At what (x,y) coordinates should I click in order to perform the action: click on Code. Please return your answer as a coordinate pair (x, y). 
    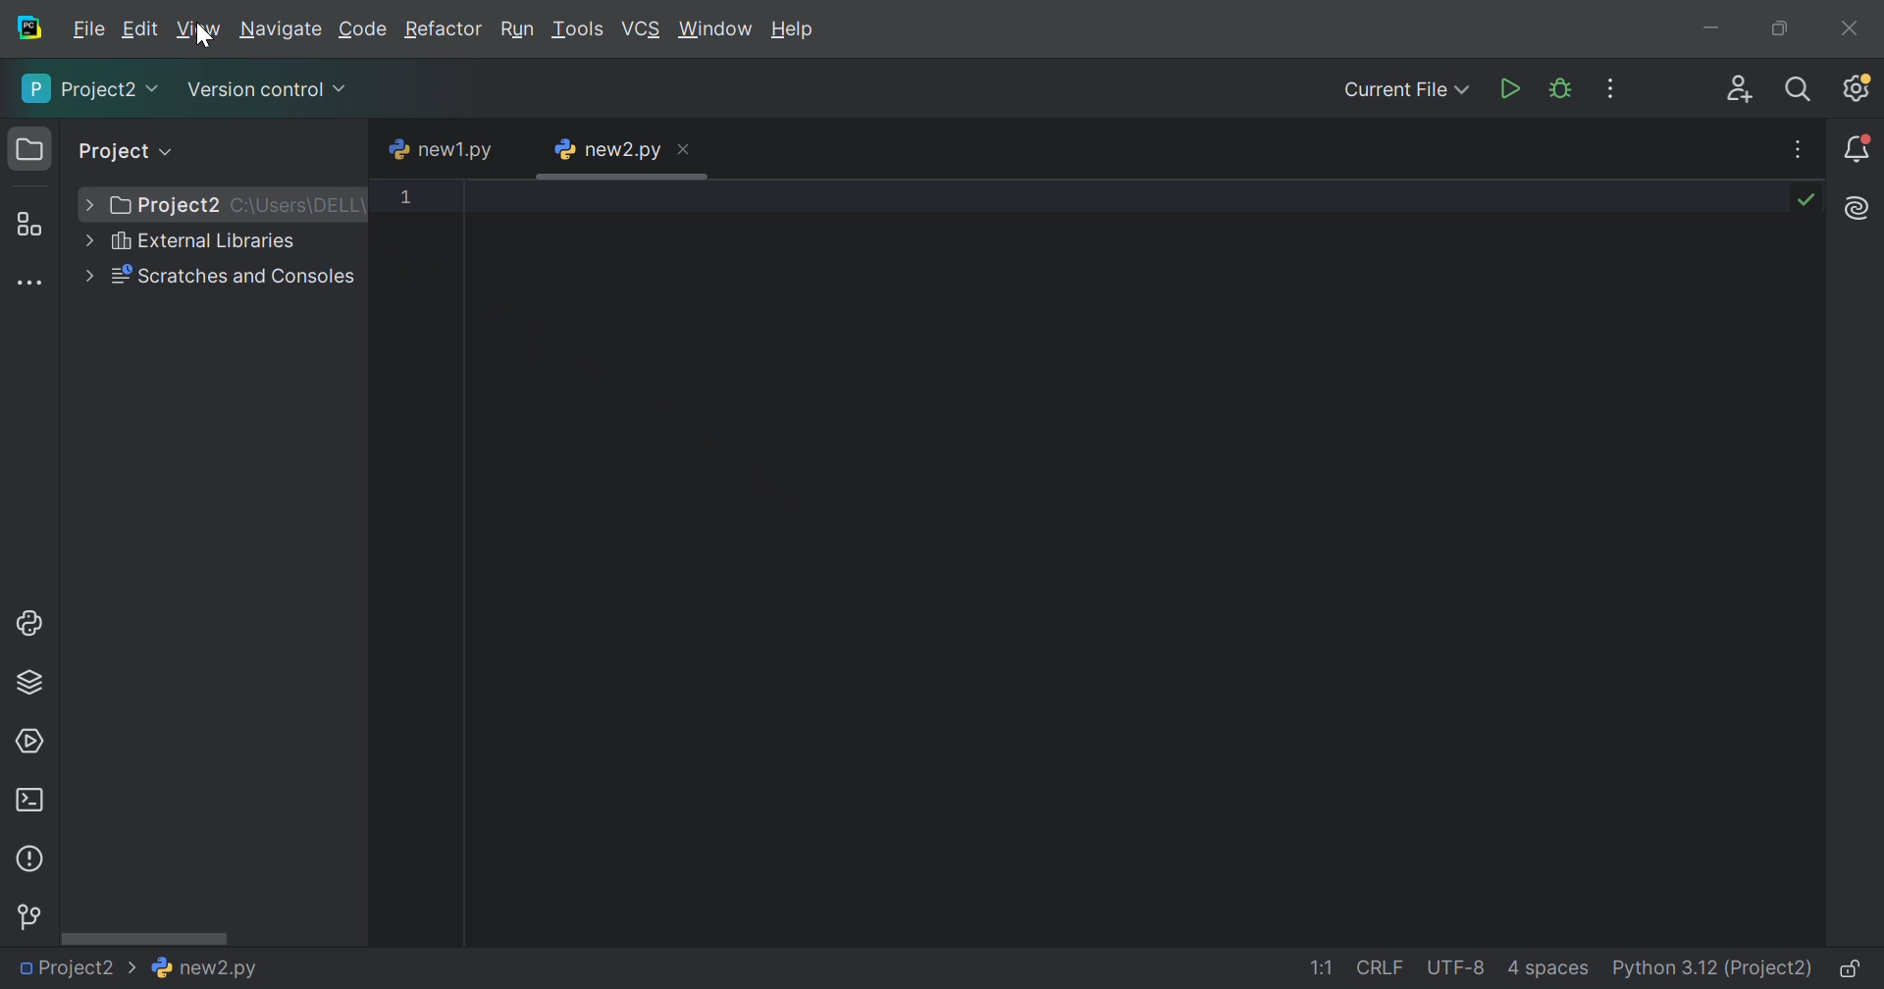
    Looking at the image, I should click on (364, 29).